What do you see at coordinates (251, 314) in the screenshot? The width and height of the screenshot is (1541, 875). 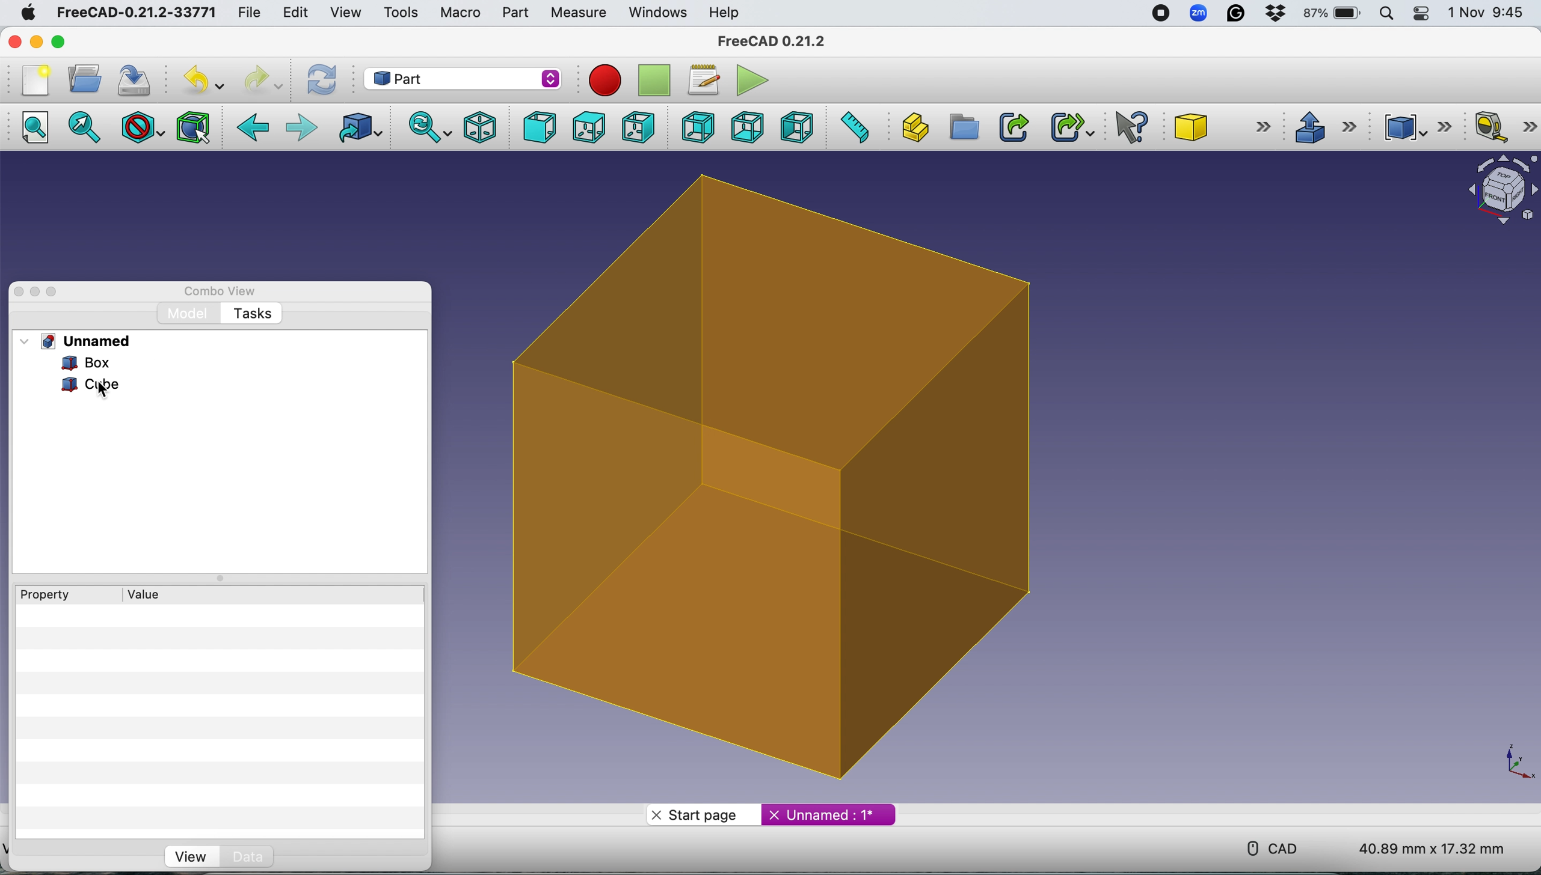 I see `Tasks` at bounding box center [251, 314].